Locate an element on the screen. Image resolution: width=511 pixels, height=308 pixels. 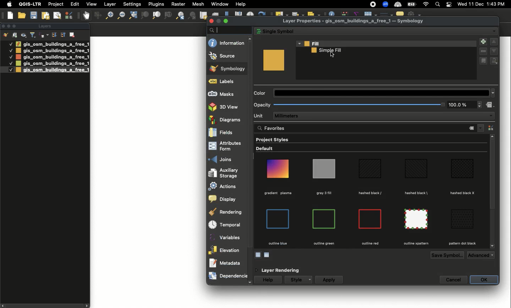
View is located at coordinates (91, 4).